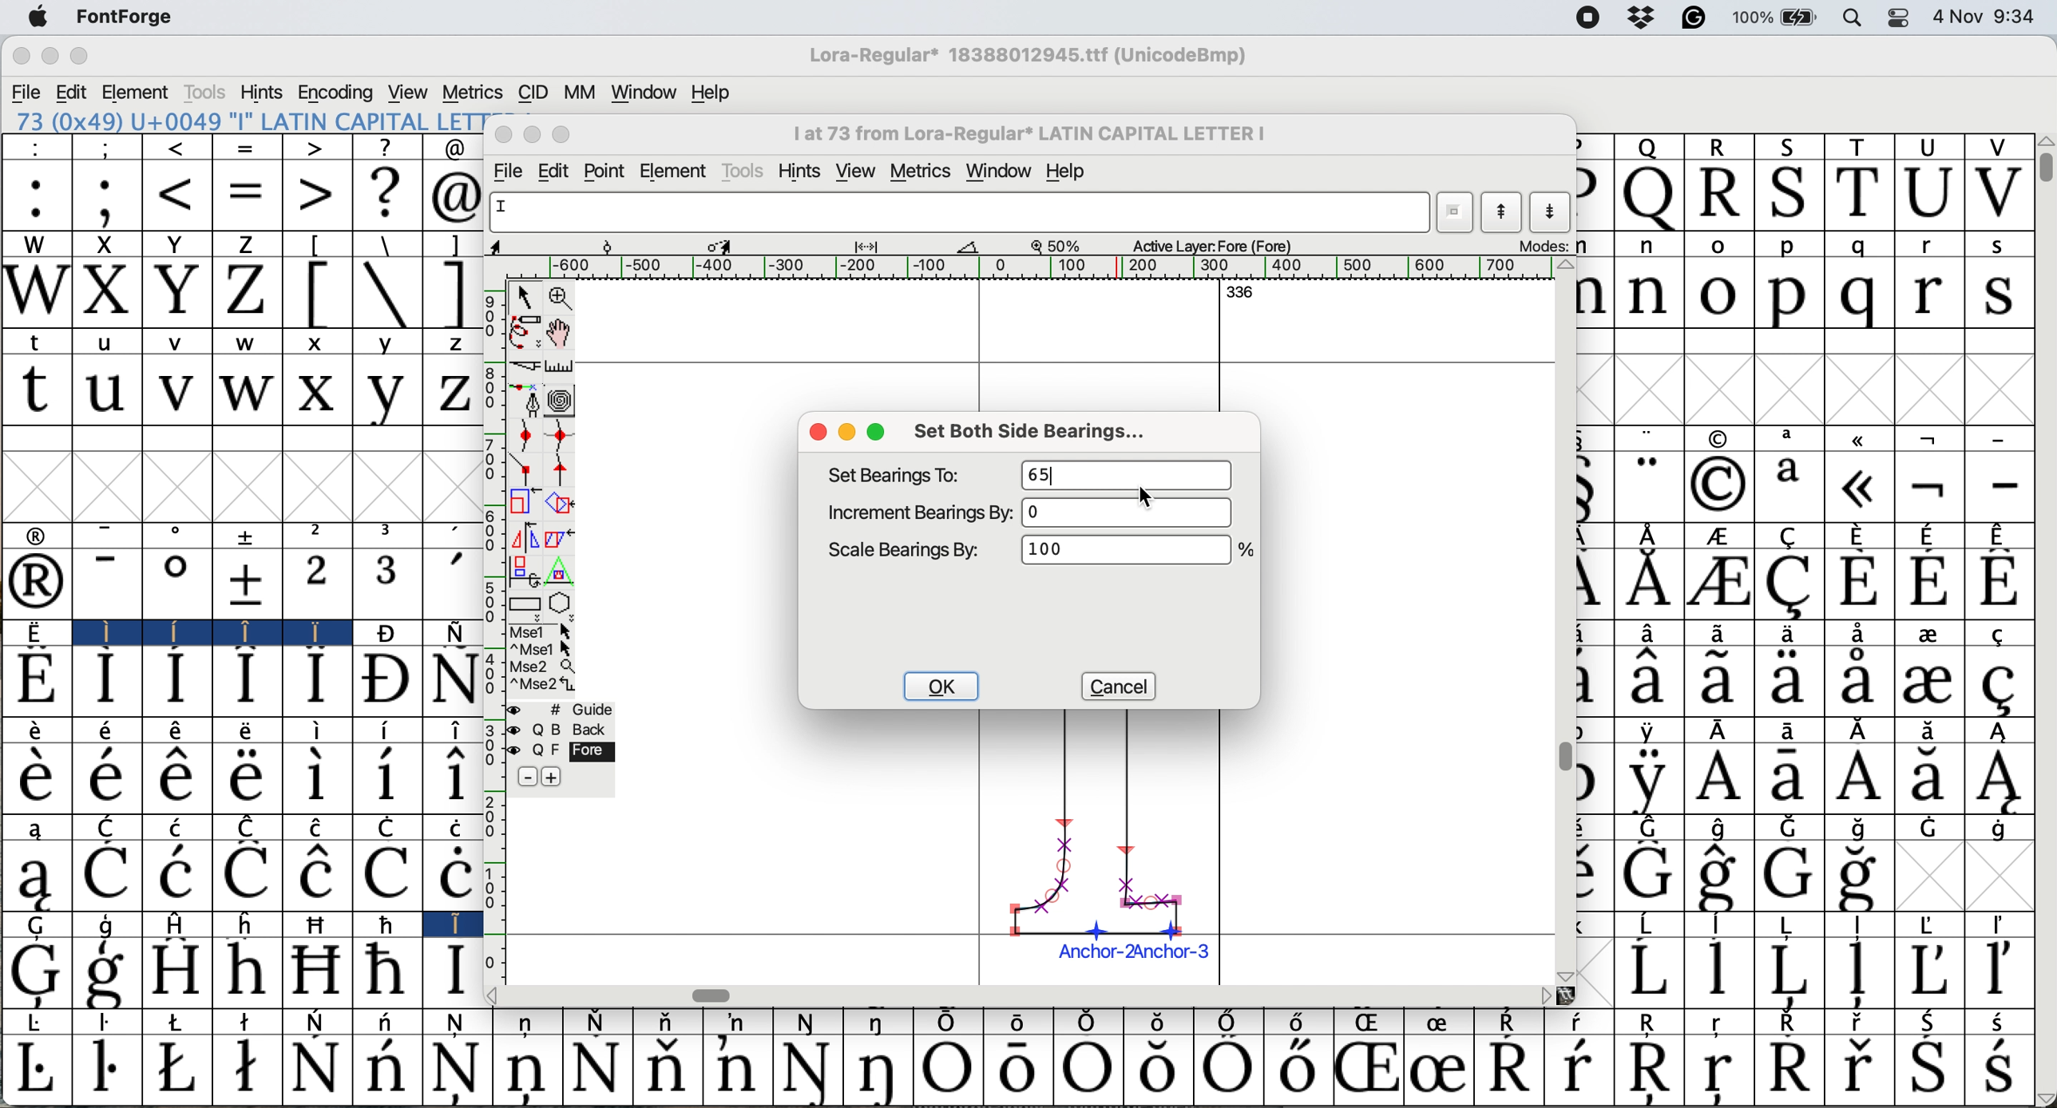 Image resolution: width=2057 pixels, height=1108 pixels. What do you see at coordinates (735, 1068) in the screenshot?
I see `Symbol` at bounding box center [735, 1068].